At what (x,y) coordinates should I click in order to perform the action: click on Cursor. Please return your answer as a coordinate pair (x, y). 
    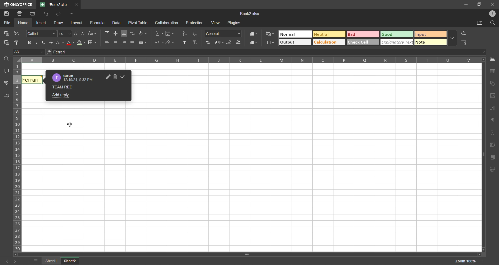
    Looking at the image, I should click on (72, 125).